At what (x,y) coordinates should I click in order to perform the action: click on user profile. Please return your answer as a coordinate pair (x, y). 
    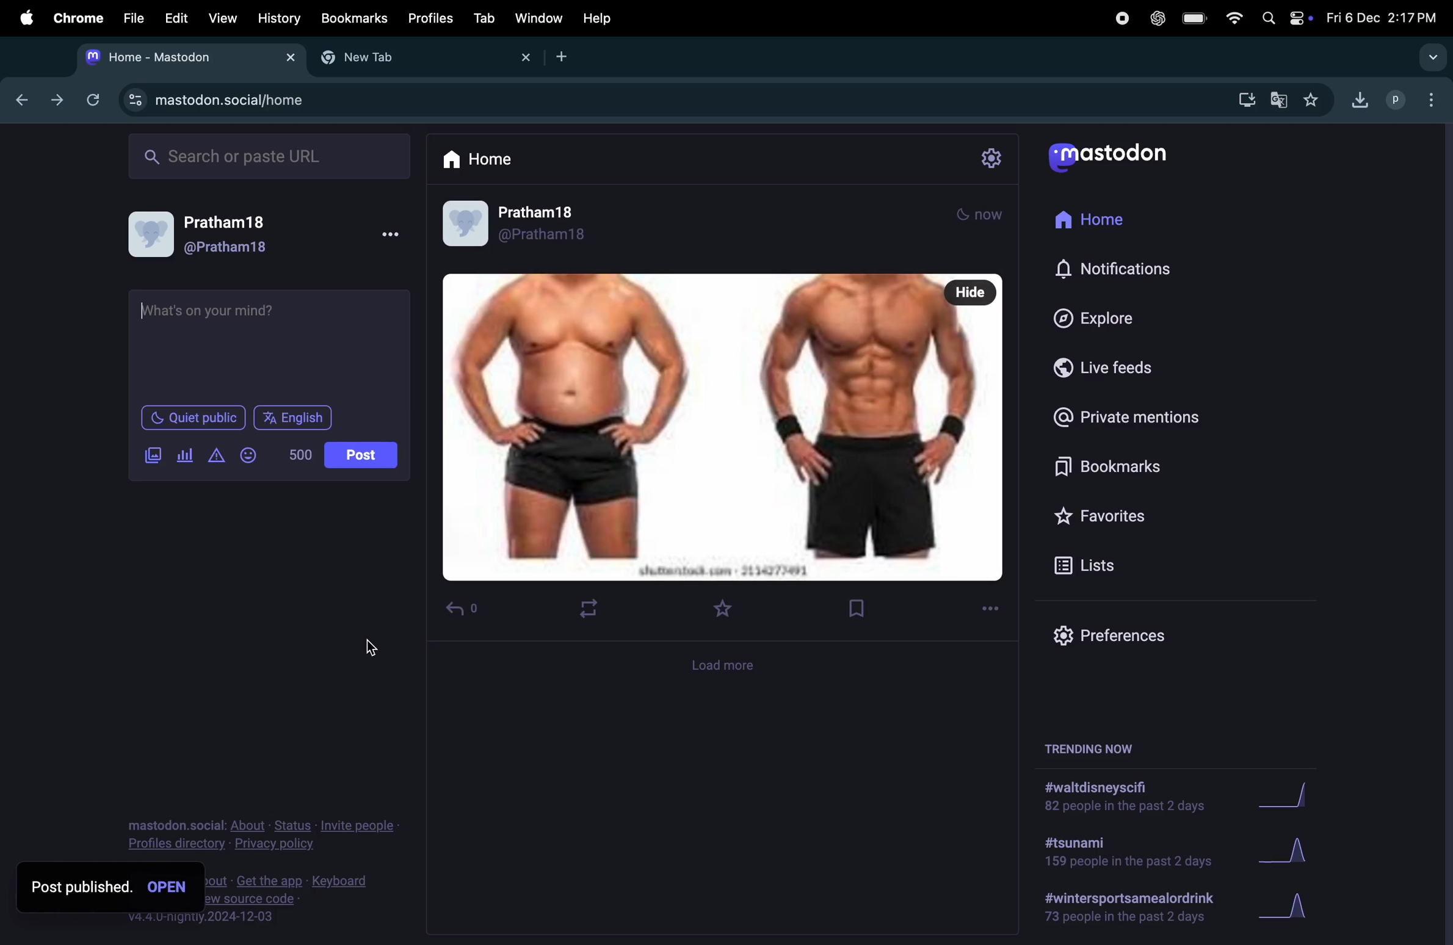
    Looking at the image, I should click on (537, 227).